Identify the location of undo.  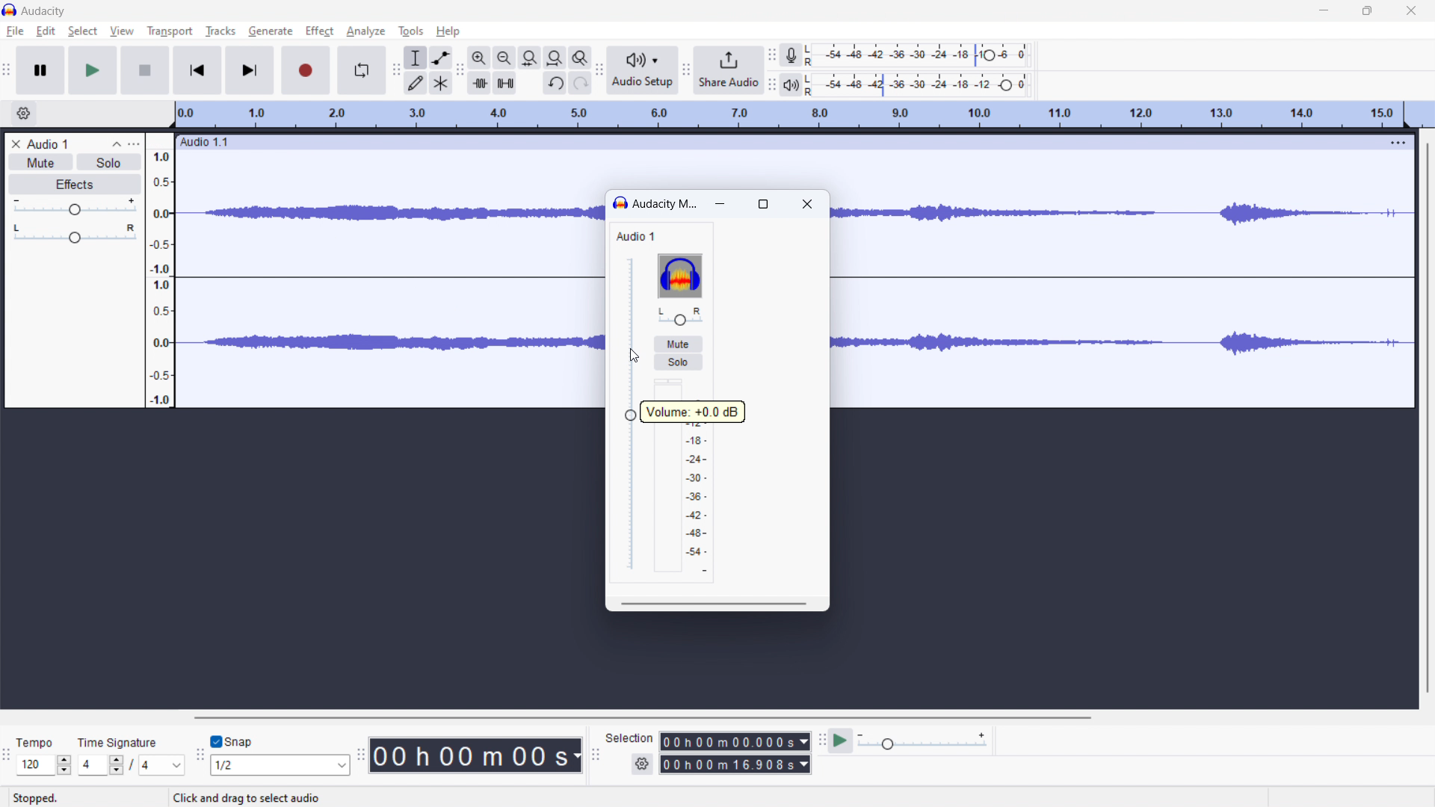
(555, 84).